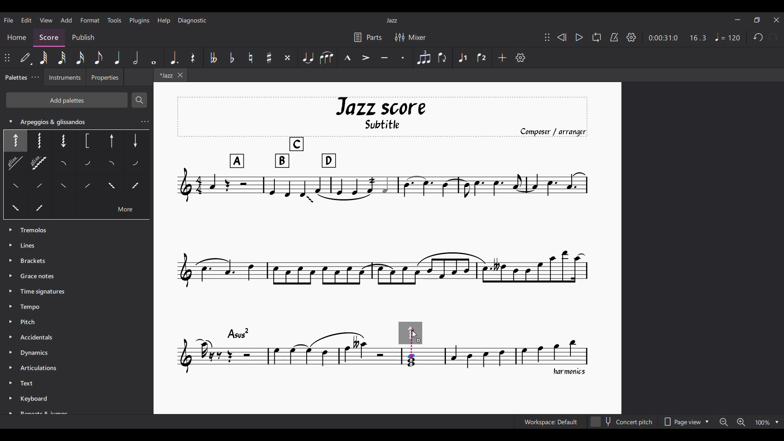 The height and width of the screenshot is (441, 784). Describe the element at coordinates (139, 21) in the screenshot. I see `Plugins menu` at that location.